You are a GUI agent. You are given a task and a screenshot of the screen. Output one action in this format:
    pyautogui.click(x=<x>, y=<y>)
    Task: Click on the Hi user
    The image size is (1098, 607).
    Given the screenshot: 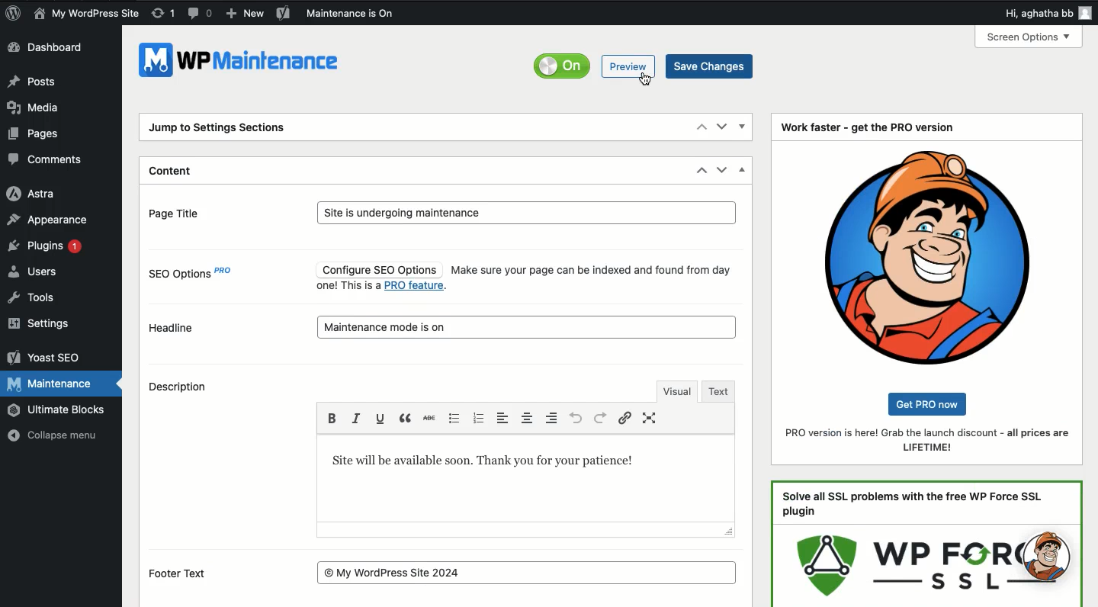 What is the action you would take?
    pyautogui.click(x=1046, y=11)
    